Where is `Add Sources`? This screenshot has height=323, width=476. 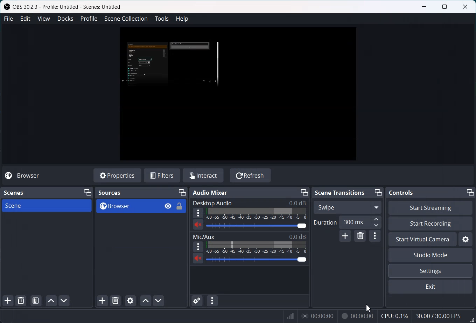 Add Sources is located at coordinates (102, 301).